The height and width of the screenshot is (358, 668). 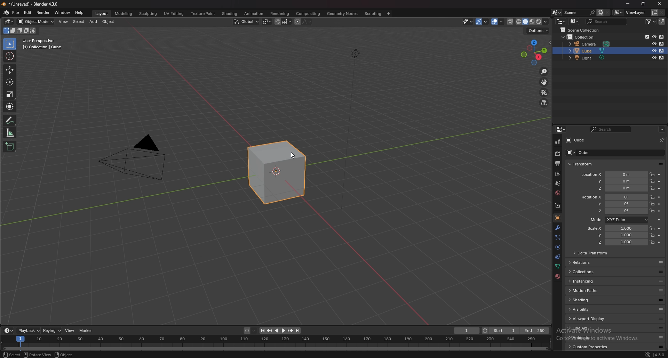 I want to click on move, so click(x=544, y=81).